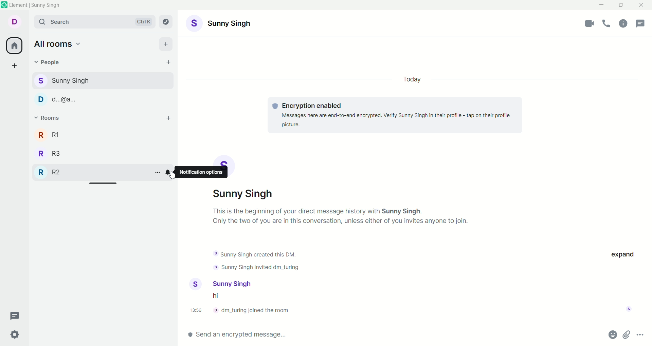  Describe the element at coordinates (396, 116) in the screenshot. I see `text` at that location.